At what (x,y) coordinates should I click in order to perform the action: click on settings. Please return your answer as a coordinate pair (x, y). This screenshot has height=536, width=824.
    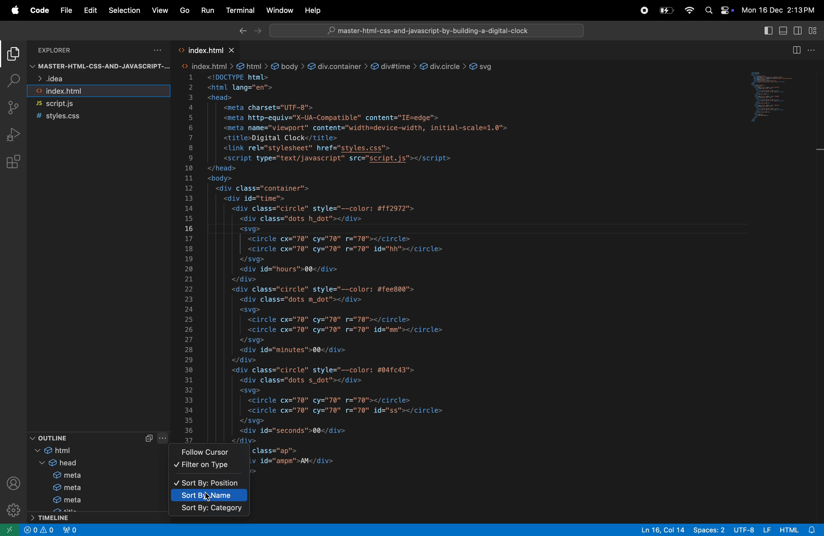
    Looking at the image, I should click on (12, 510).